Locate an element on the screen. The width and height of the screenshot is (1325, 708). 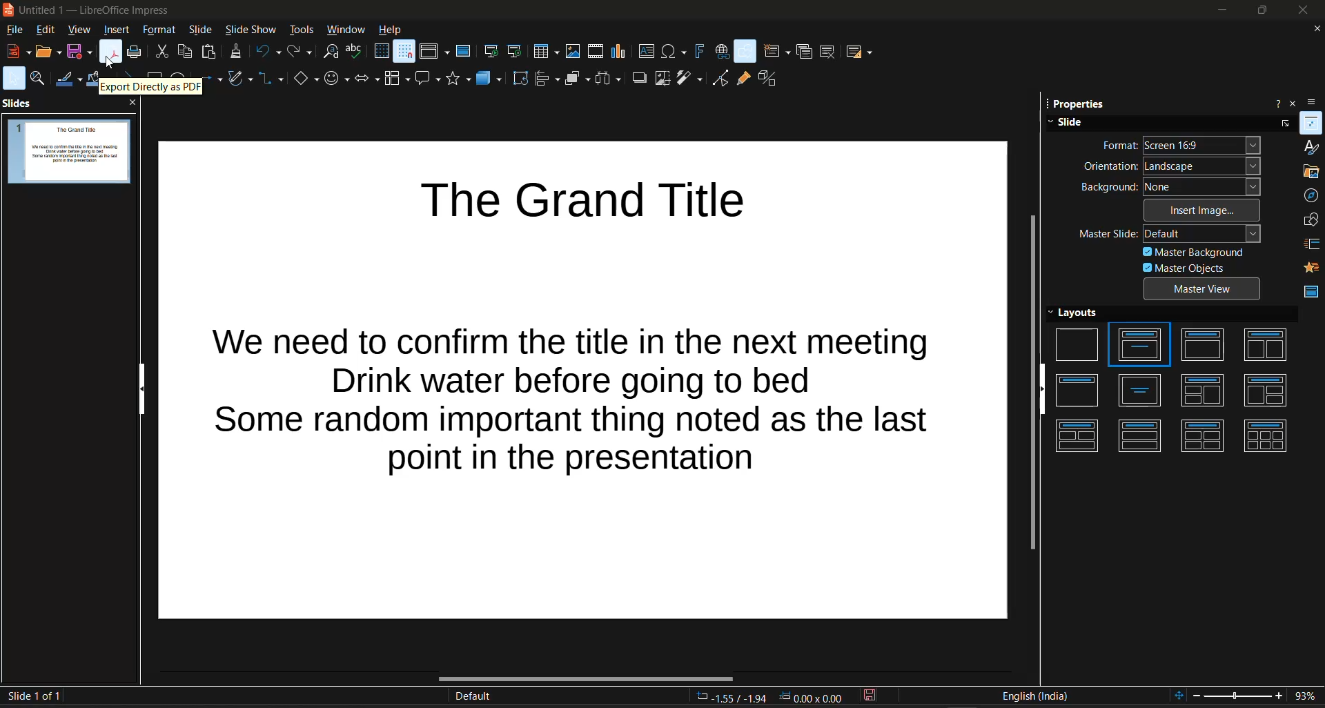
shadow is located at coordinates (641, 79).